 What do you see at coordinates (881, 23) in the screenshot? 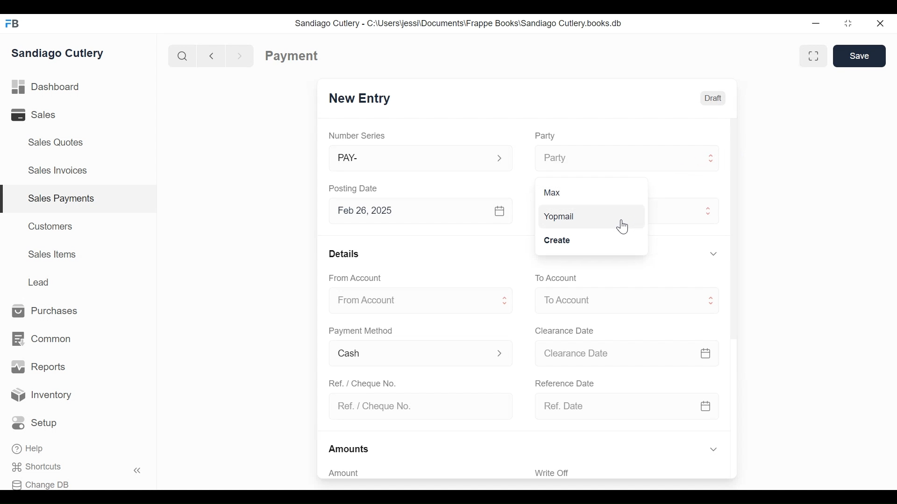
I see `Close ` at bounding box center [881, 23].